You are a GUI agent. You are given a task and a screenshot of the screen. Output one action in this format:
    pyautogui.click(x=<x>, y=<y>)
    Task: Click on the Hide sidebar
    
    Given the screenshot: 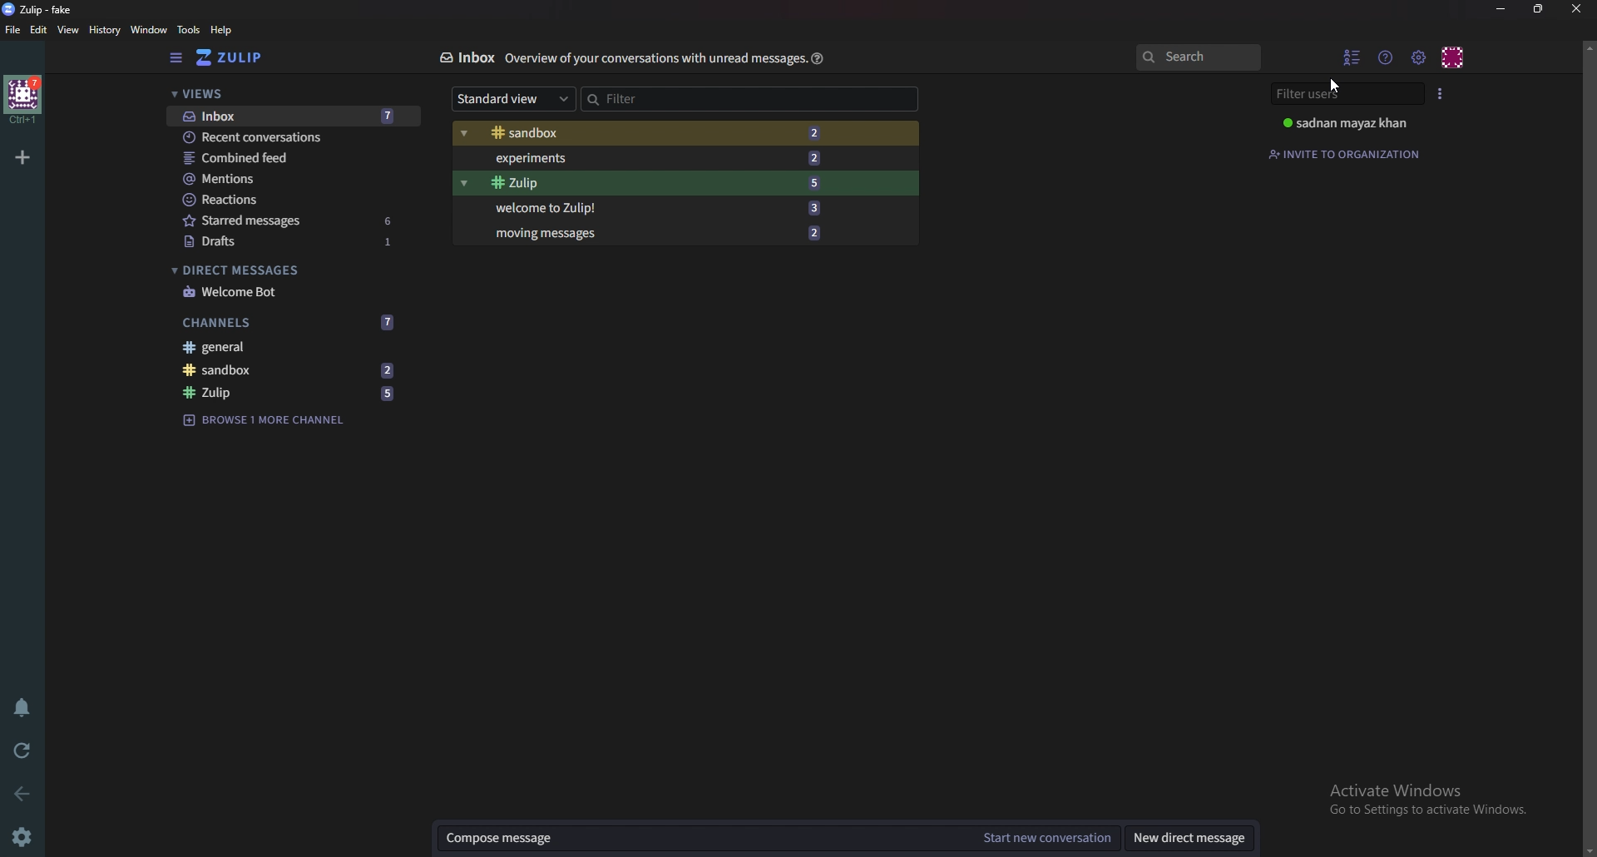 What is the action you would take?
    pyautogui.click(x=178, y=58)
    